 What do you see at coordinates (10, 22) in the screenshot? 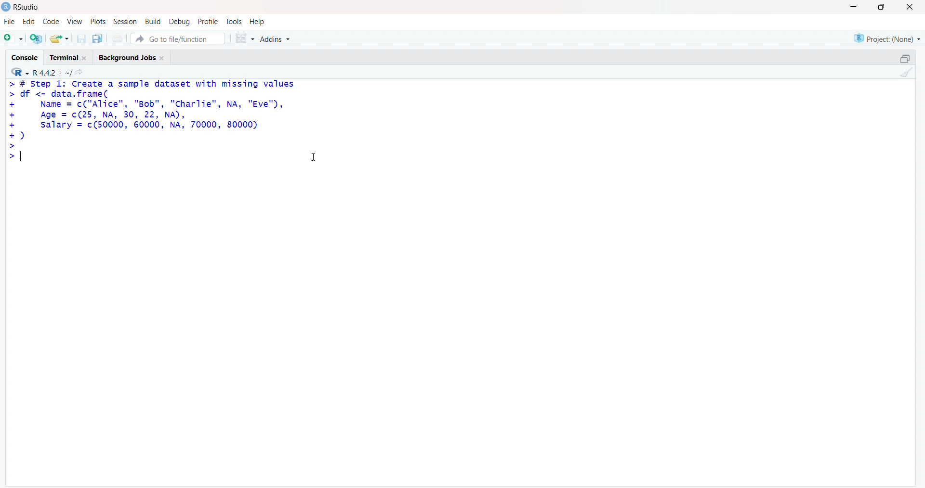
I see `File` at bounding box center [10, 22].